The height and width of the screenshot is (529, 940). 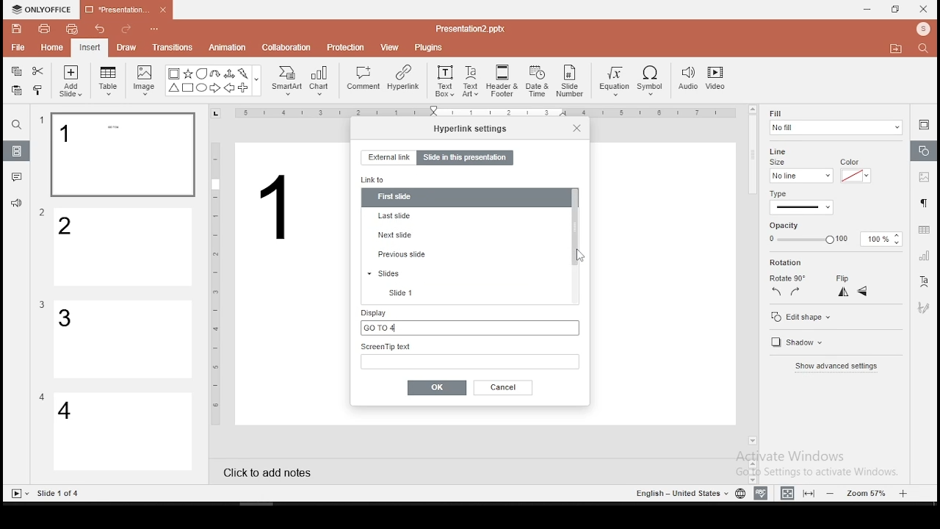 What do you see at coordinates (835, 368) in the screenshot?
I see `show advanced settings` at bounding box center [835, 368].